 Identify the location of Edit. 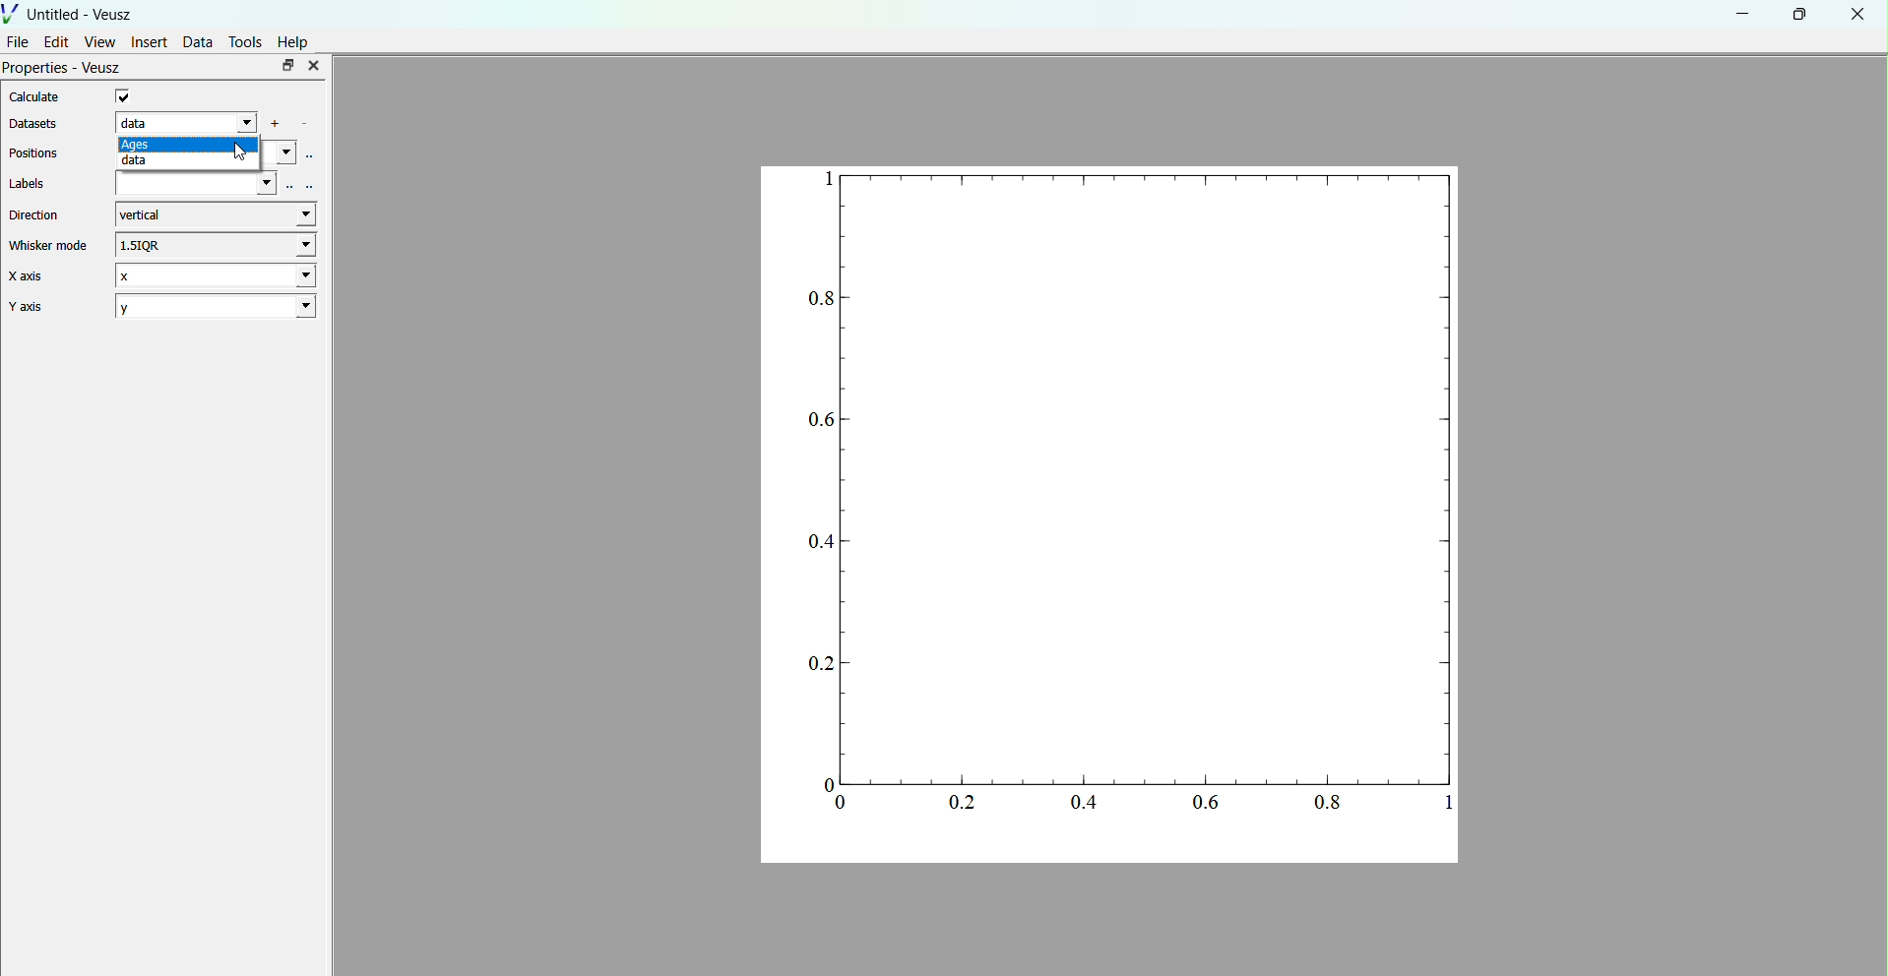
(57, 41).